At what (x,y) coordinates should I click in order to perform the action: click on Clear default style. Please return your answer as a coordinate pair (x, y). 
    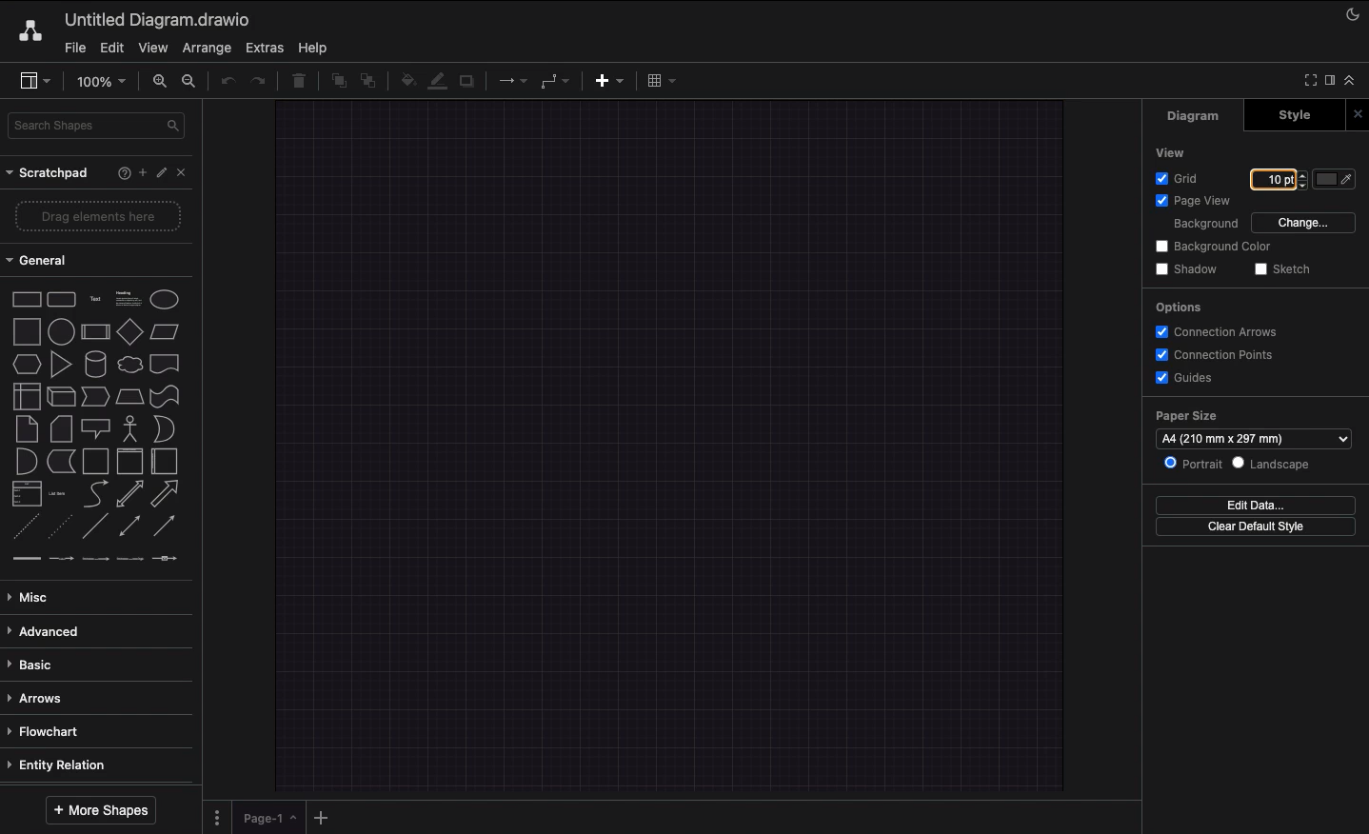
    Looking at the image, I should click on (1259, 527).